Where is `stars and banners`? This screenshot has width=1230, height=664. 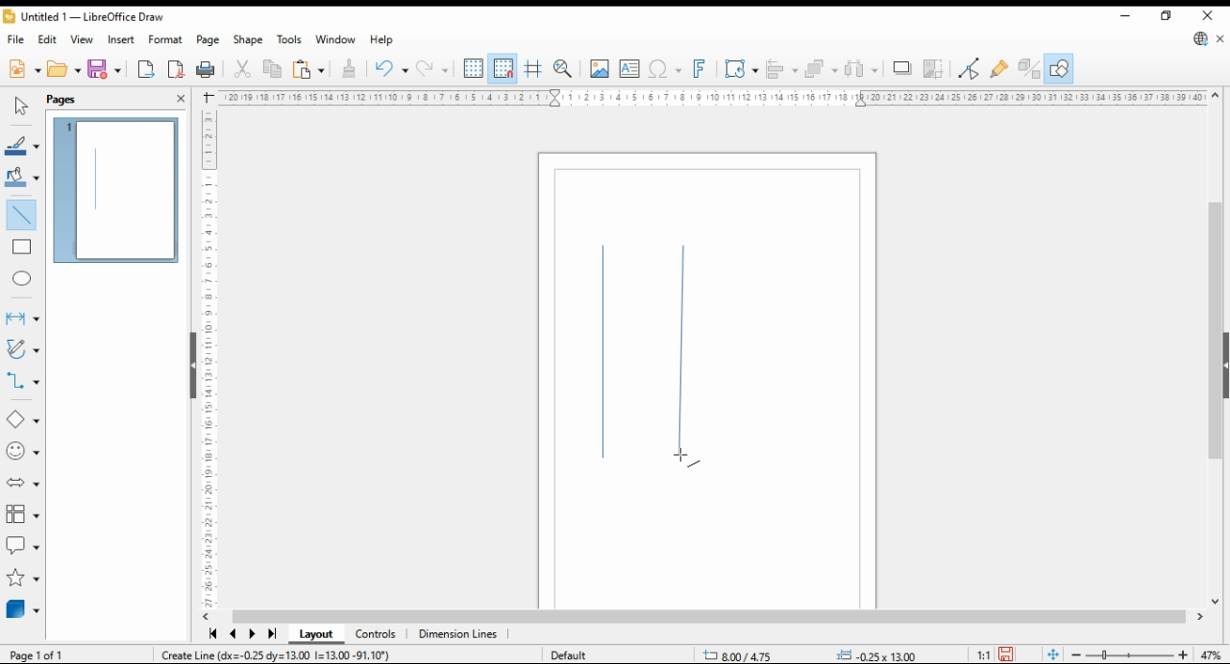 stars and banners is located at coordinates (22, 580).